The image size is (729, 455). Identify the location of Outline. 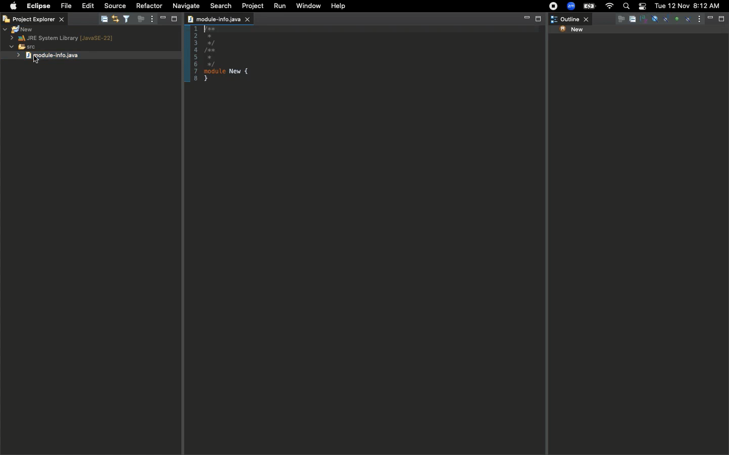
(572, 19).